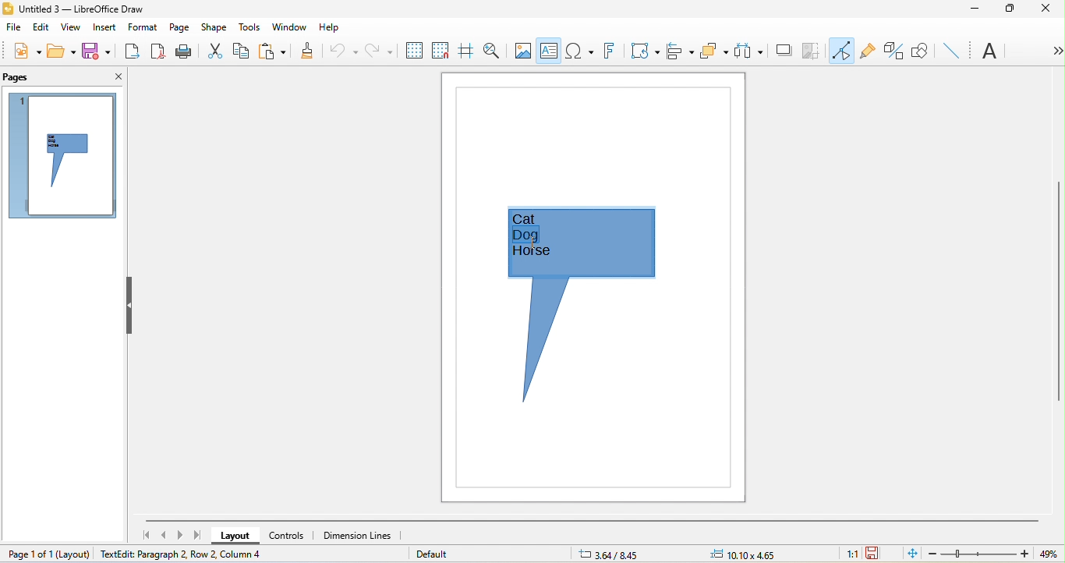 This screenshot has width=1065, height=563. I want to click on page, so click(179, 25).